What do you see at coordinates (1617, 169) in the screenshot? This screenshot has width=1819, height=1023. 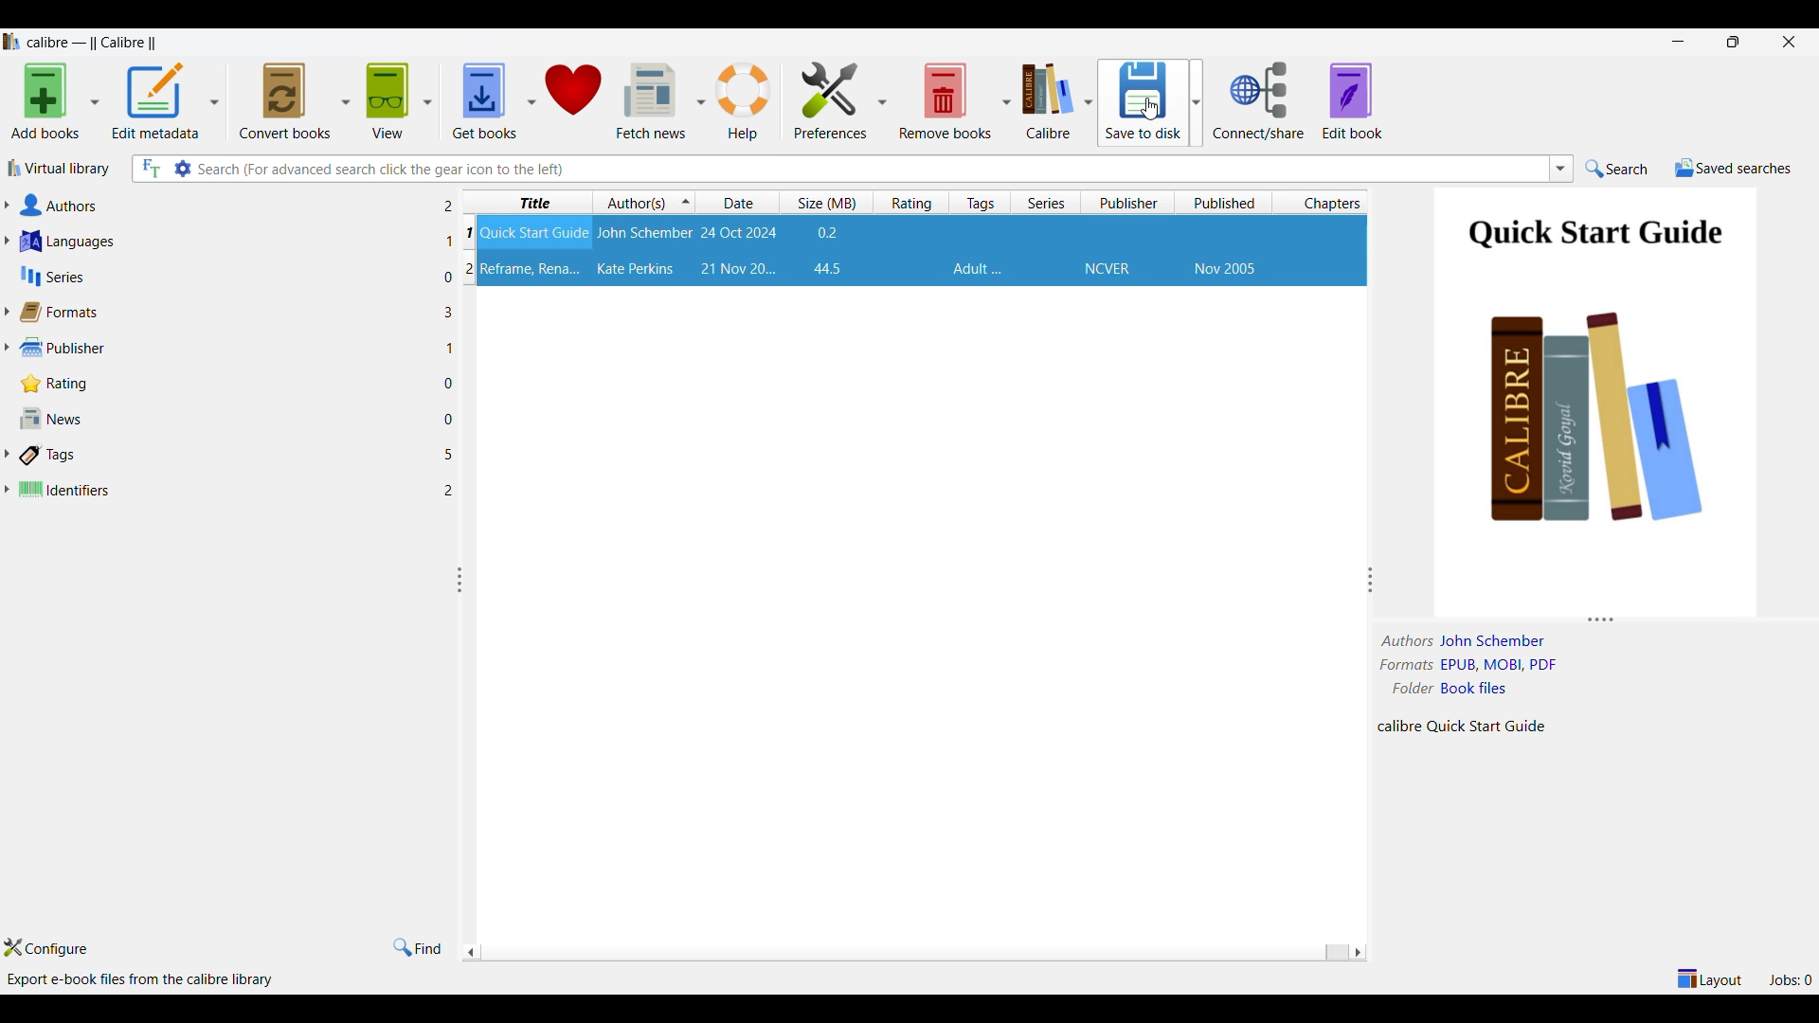 I see `Search` at bounding box center [1617, 169].